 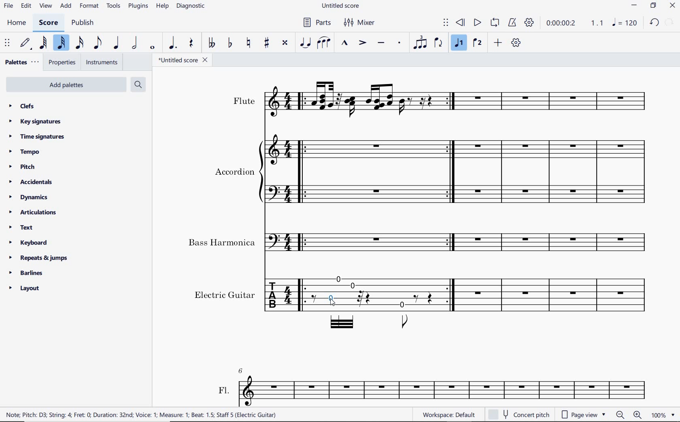 What do you see at coordinates (8, 43) in the screenshot?
I see `select to move` at bounding box center [8, 43].